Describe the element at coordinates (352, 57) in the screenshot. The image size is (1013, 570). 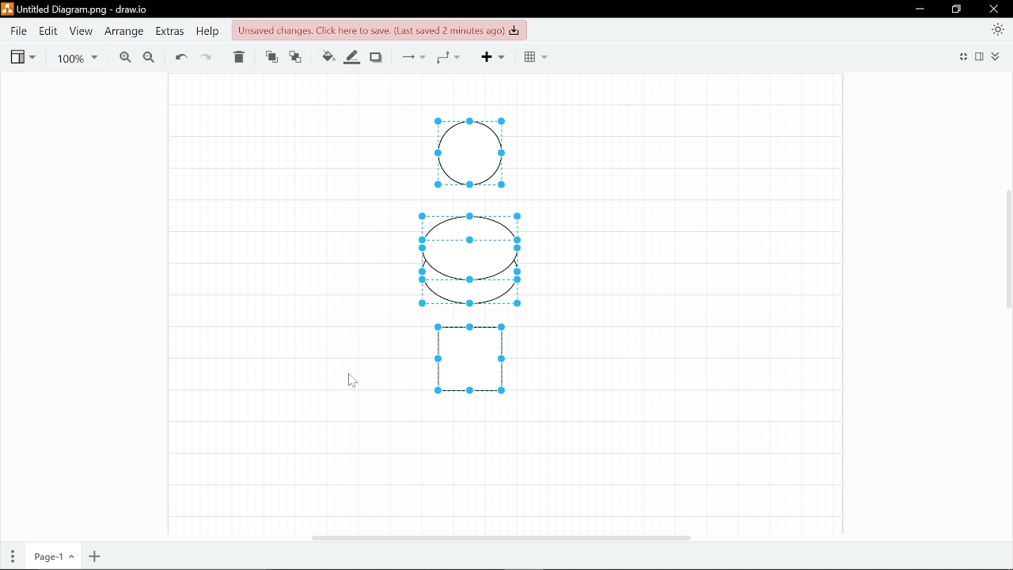
I see `Fill line` at that location.